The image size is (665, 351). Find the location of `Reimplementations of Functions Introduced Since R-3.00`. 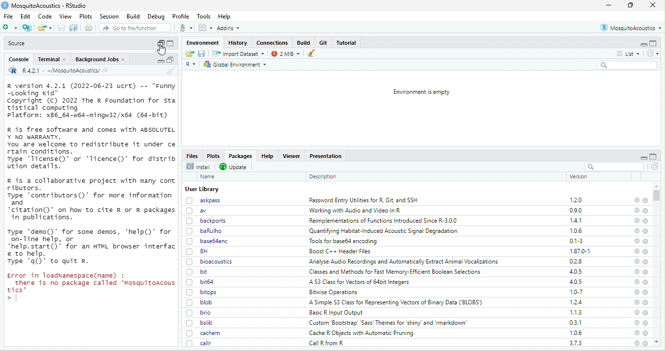

Reimplementations of Functions Introduced Since R-3.00 is located at coordinates (384, 221).